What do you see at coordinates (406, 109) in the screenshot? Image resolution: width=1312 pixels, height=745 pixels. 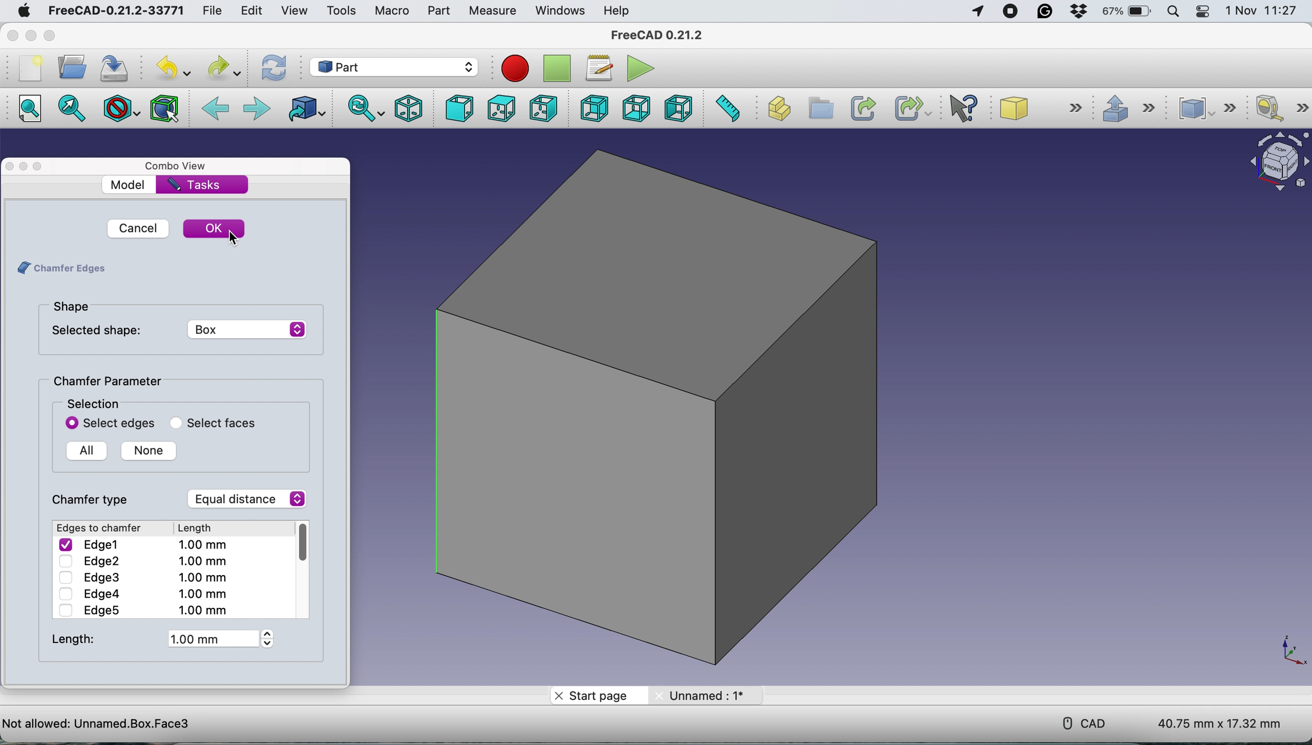 I see `isometric` at bounding box center [406, 109].